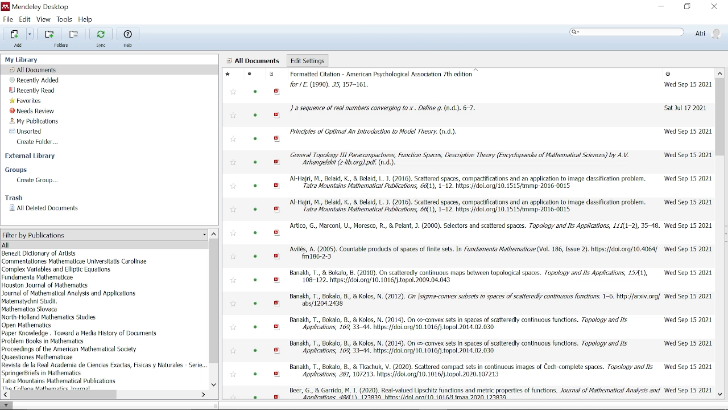  I want to click on pdf, so click(278, 186).